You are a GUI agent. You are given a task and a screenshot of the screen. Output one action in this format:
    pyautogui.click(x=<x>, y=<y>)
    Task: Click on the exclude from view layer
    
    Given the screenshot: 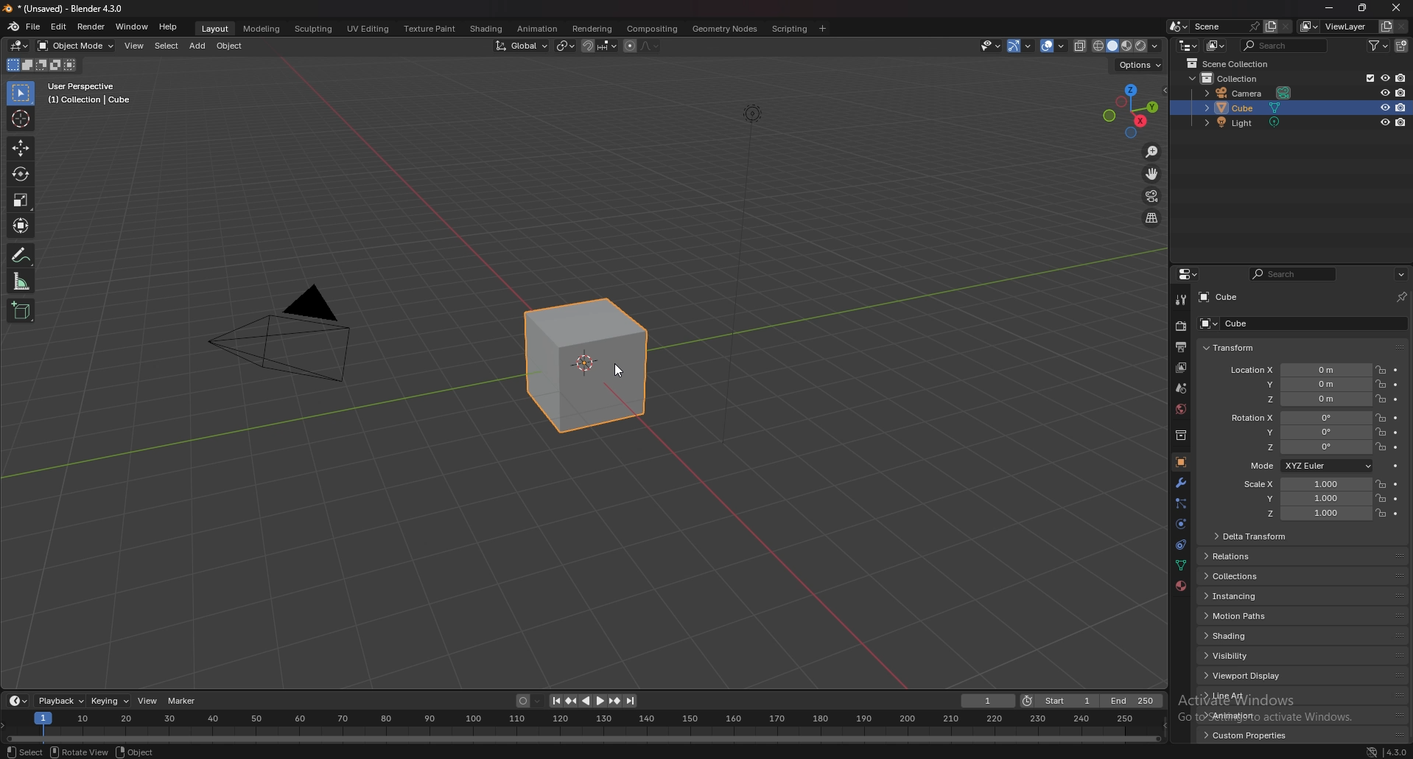 What is the action you would take?
    pyautogui.click(x=1369, y=78)
    